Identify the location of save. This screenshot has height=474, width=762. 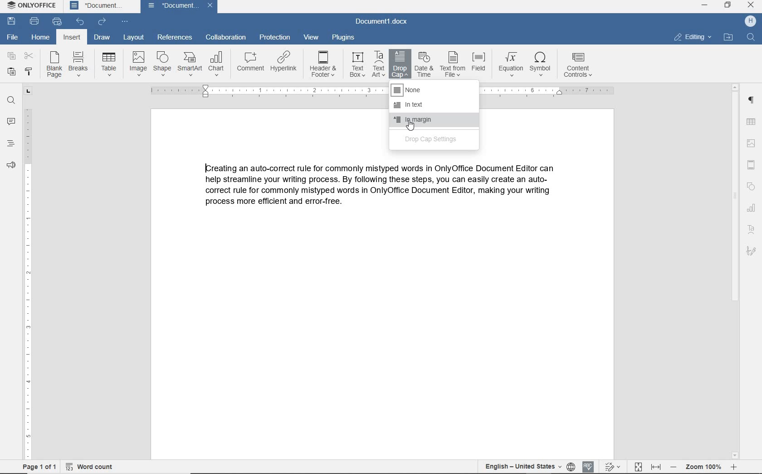
(12, 21).